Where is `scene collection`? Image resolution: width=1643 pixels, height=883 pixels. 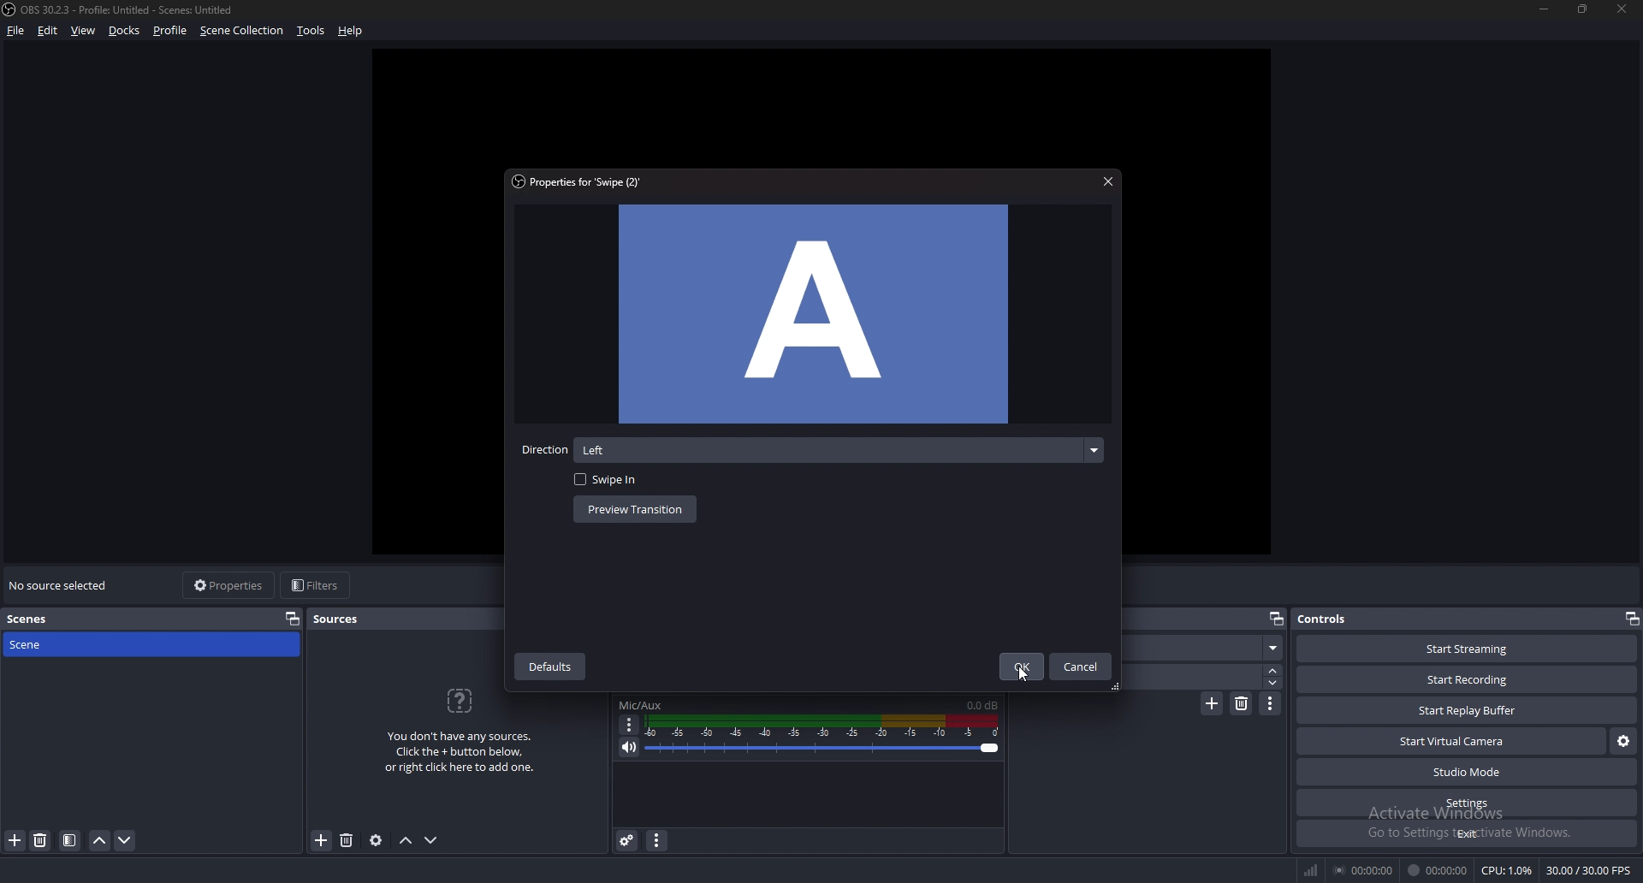
scene collection is located at coordinates (244, 30).